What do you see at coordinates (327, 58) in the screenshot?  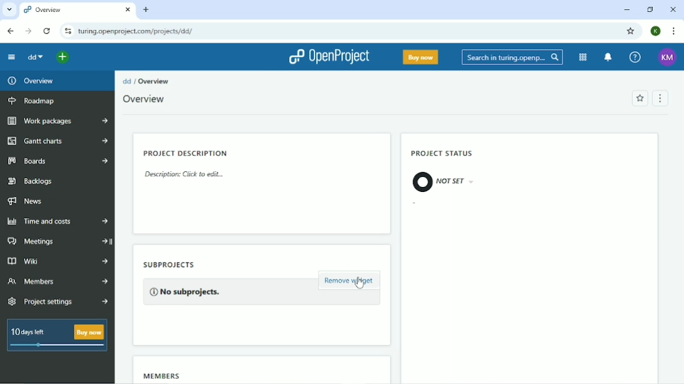 I see `OpenProject` at bounding box center [327, 58].